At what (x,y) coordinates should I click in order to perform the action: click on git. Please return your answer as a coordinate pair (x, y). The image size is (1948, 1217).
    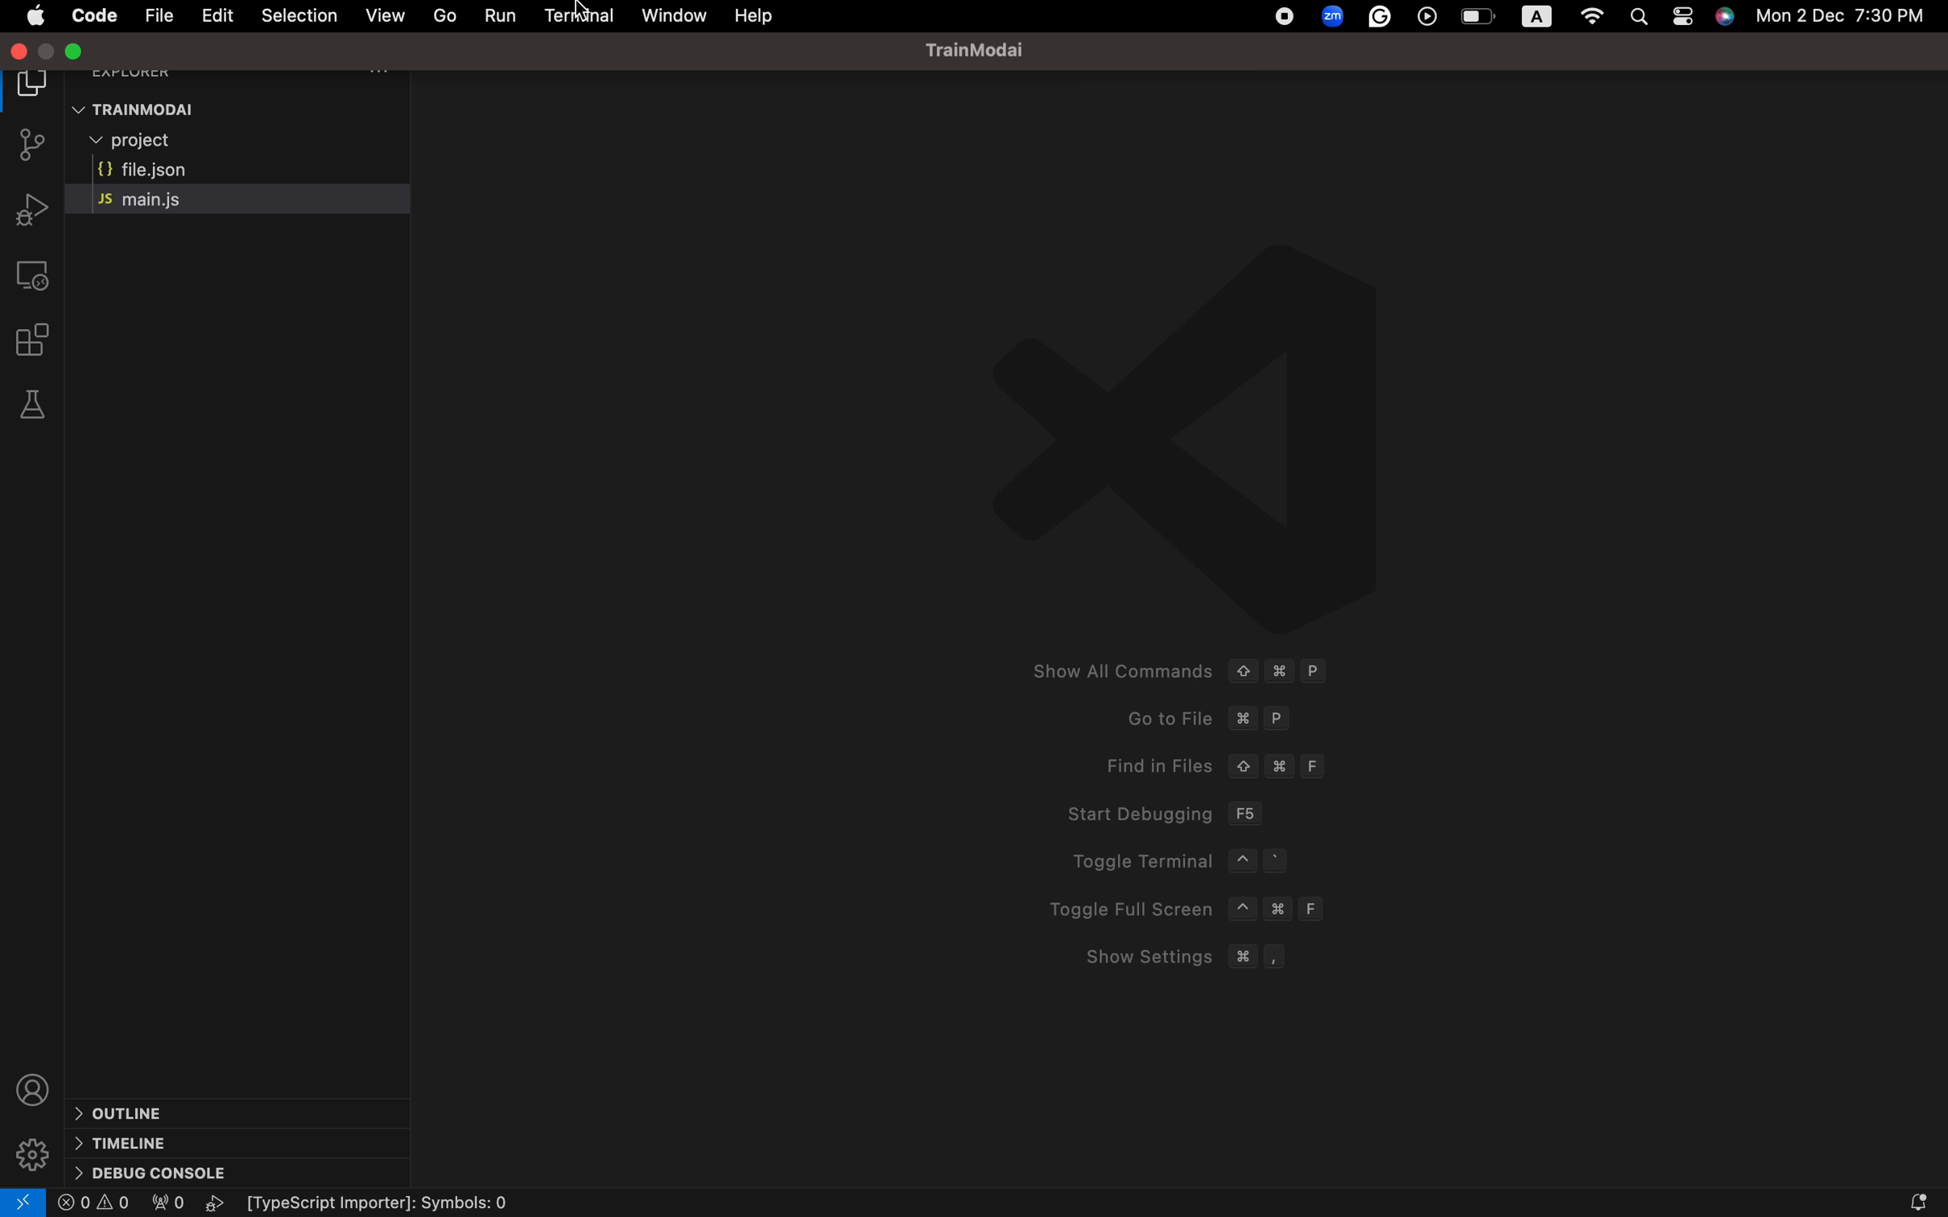
    Looking at the image, I should click on (35, 147).